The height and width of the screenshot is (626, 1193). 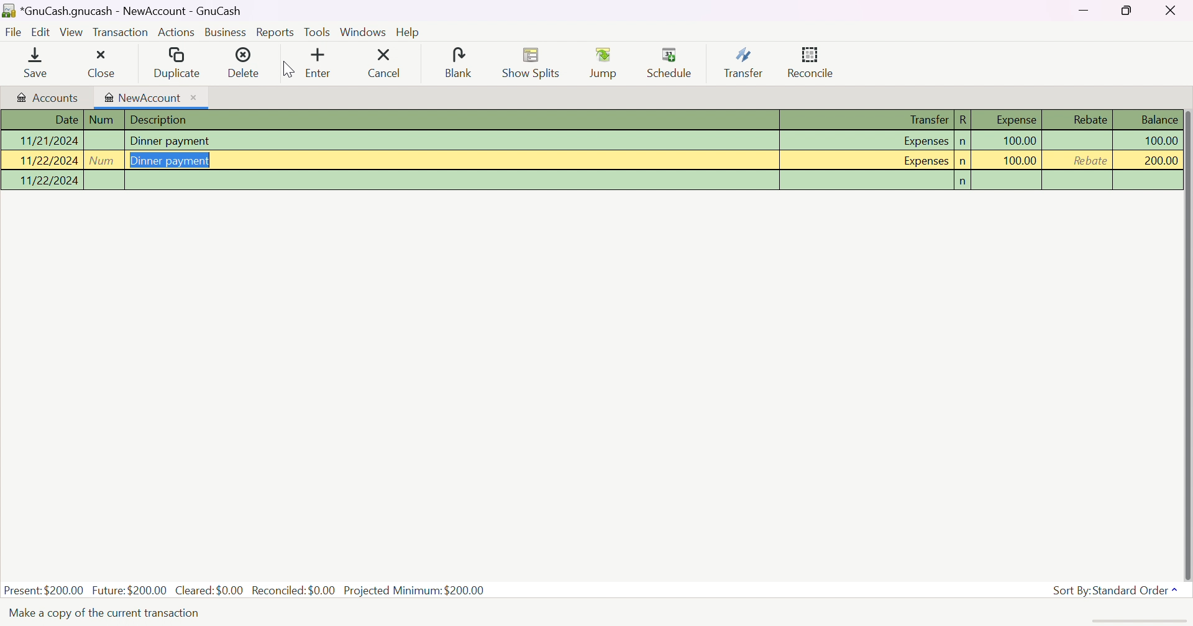 I want to click on Date, so click(x=65, y=120).